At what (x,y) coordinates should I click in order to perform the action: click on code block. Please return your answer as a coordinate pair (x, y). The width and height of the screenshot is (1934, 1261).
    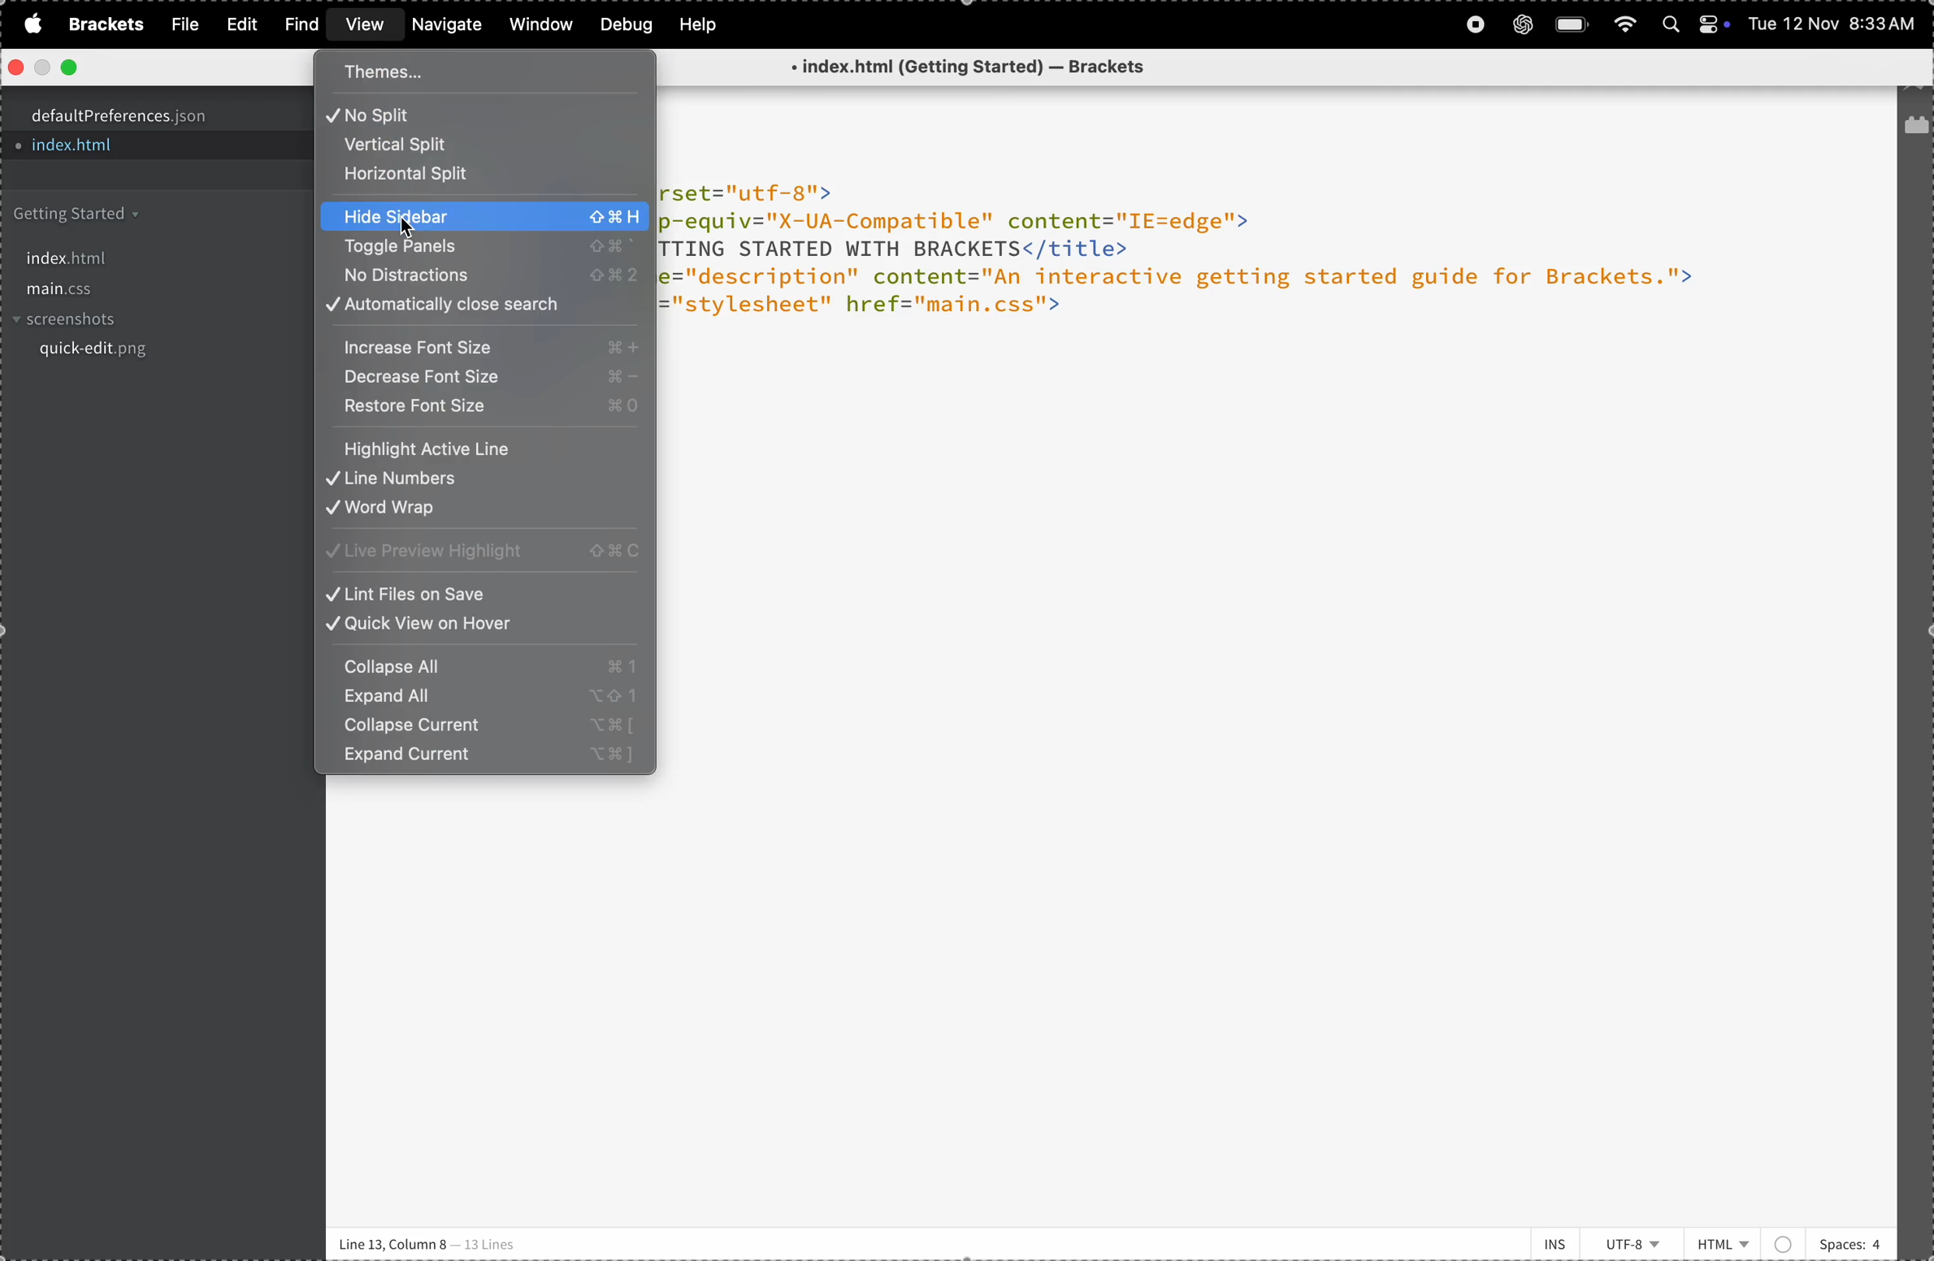
    Looking at the image, I should click on (1238, 266).